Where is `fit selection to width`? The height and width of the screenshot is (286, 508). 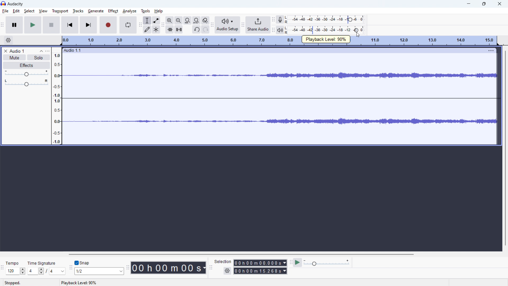 fit selection to width is located at coordinates (187, 20).